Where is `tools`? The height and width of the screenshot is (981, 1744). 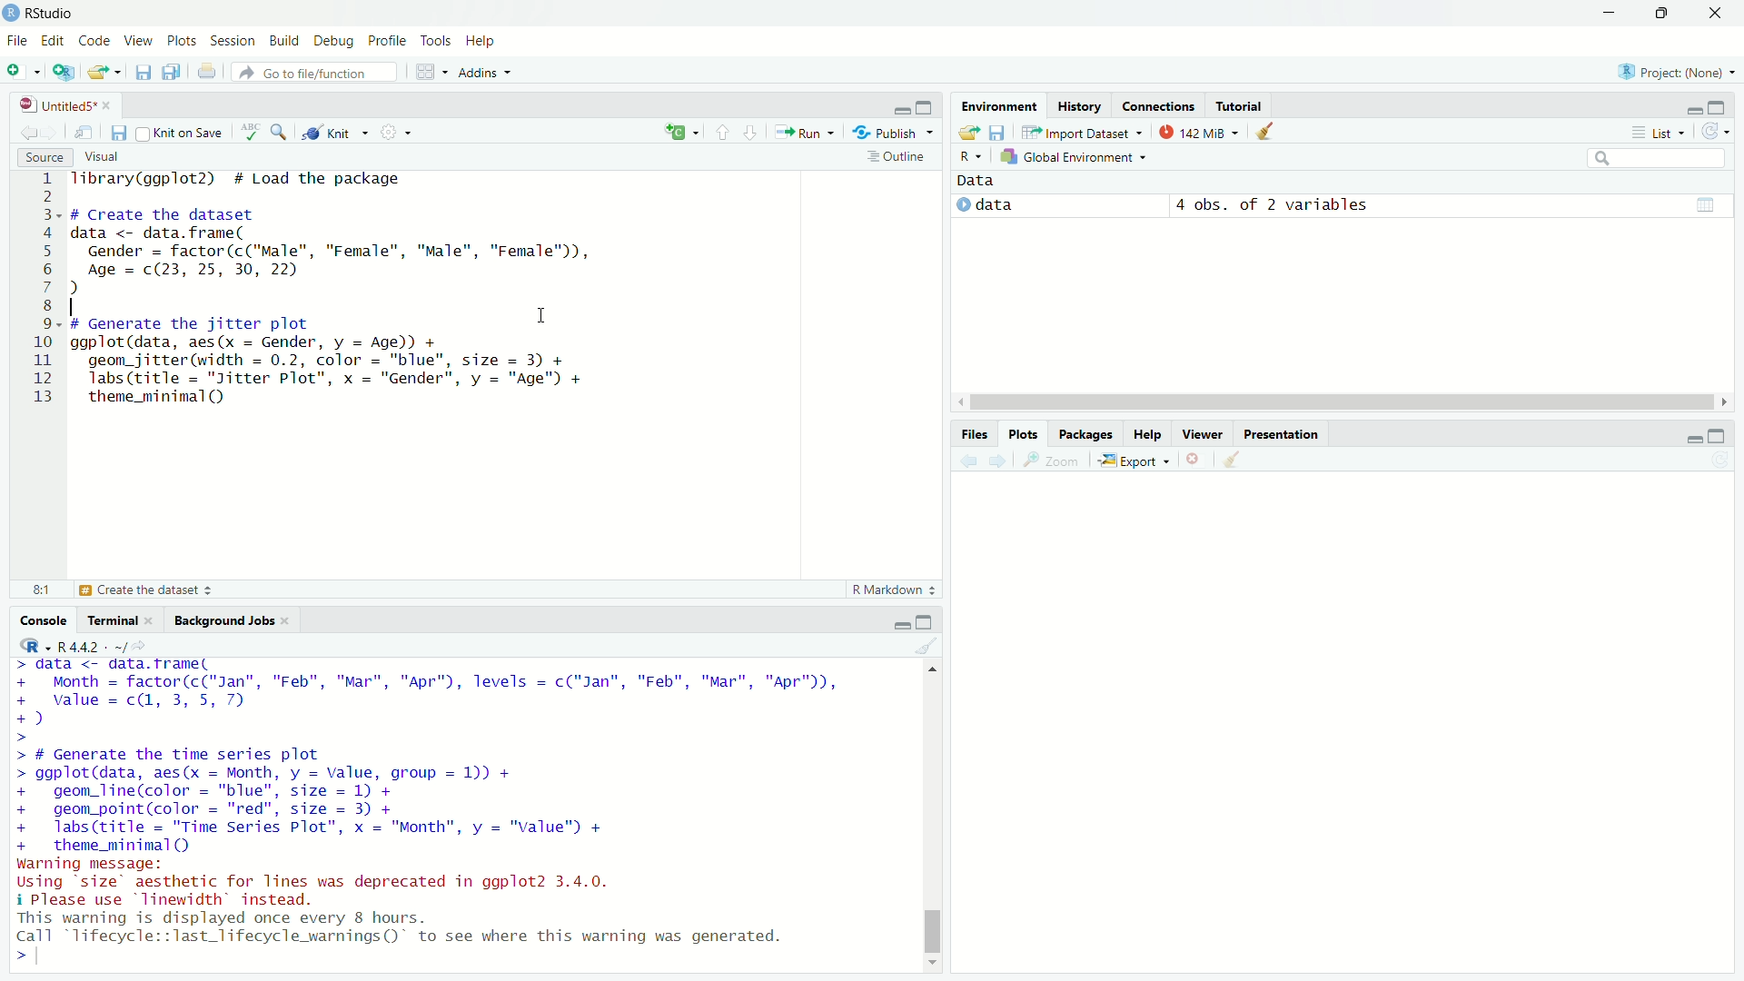 tools is located at coordinates (439, 38).